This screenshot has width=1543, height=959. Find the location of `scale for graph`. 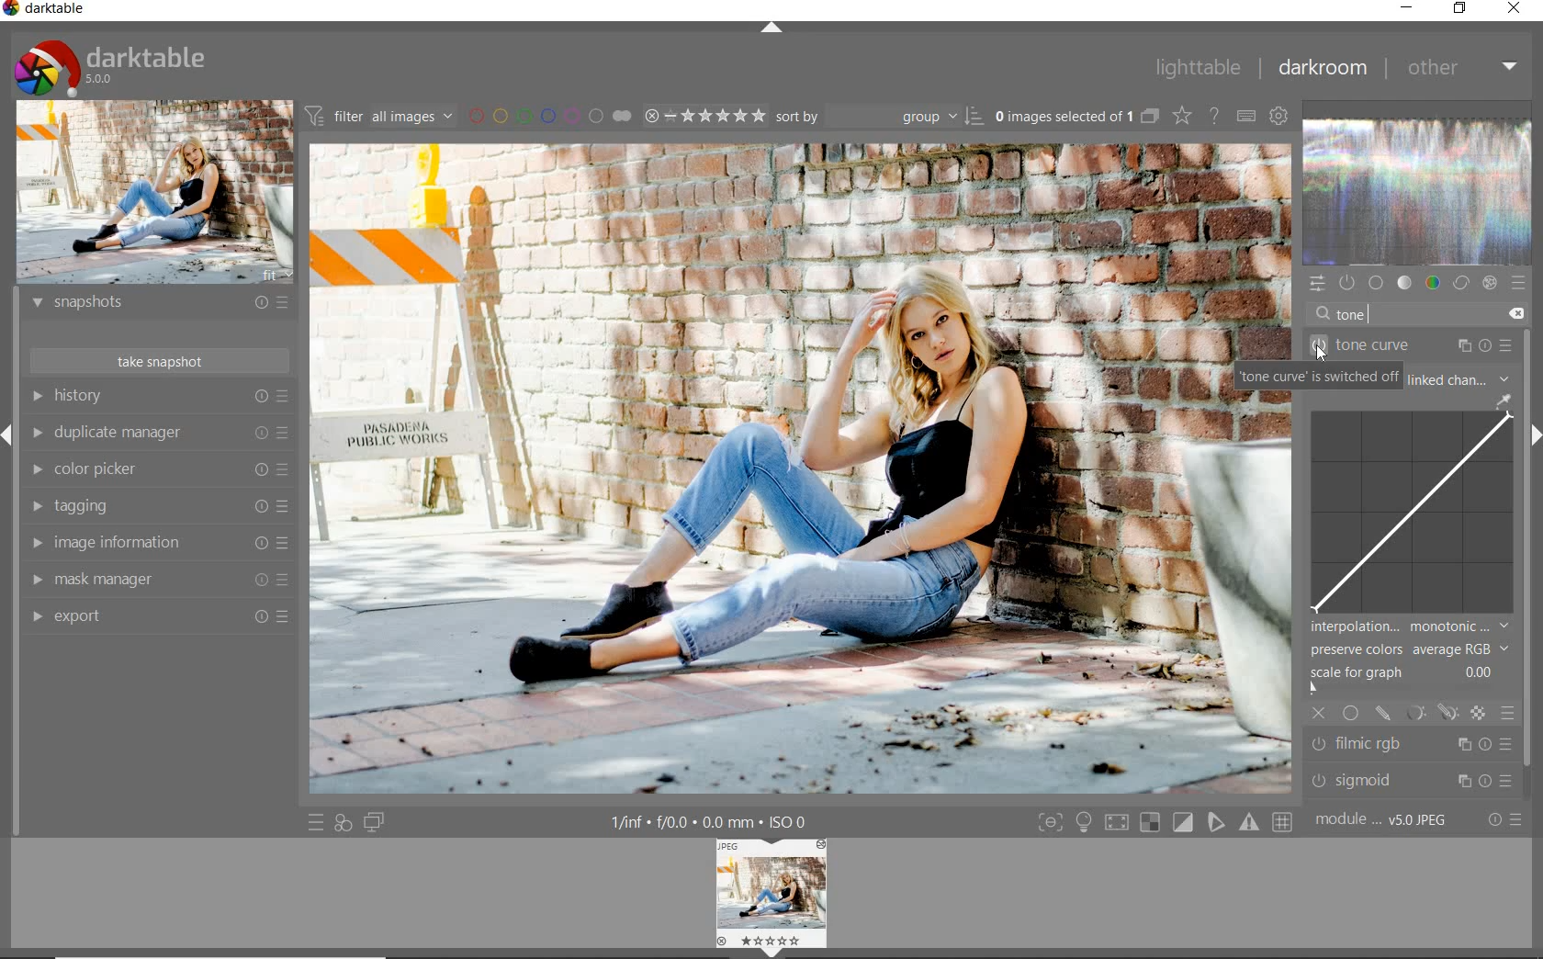

scale for graph is located at coordinates (1402, 678).